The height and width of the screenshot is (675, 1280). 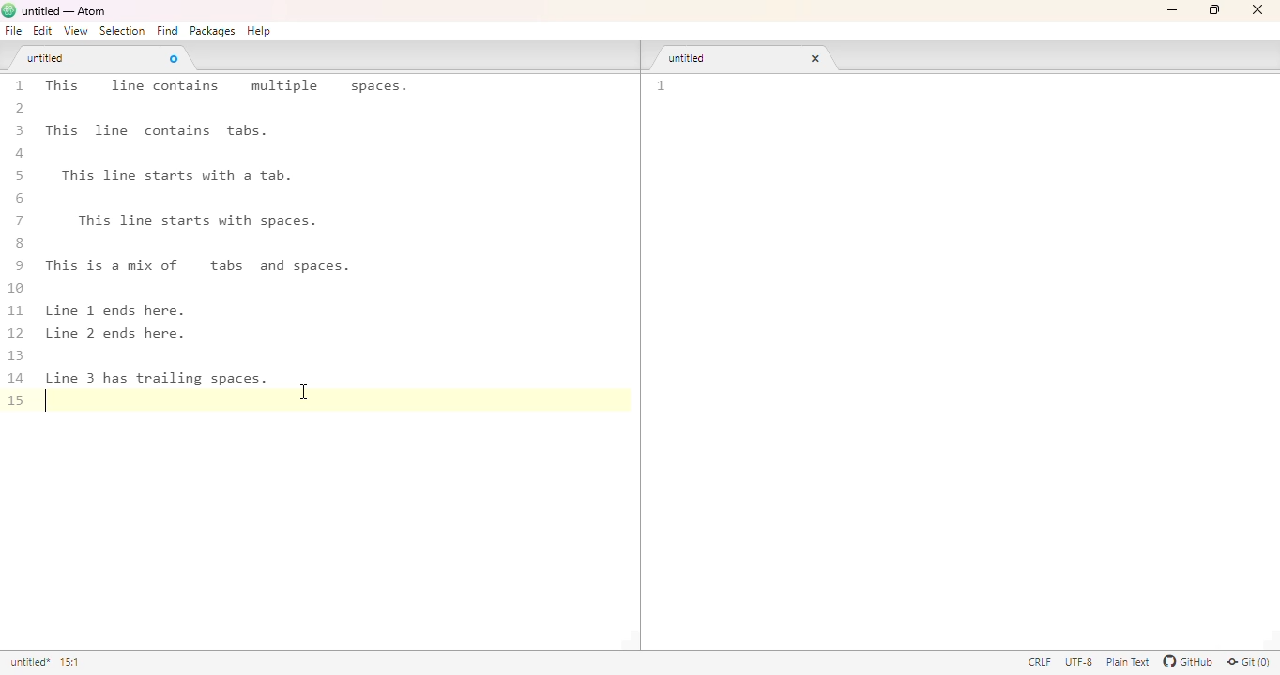 What do you see at coordinates (13, 31) in the screenshot?
I see `file` at bounding box center [13, 31].